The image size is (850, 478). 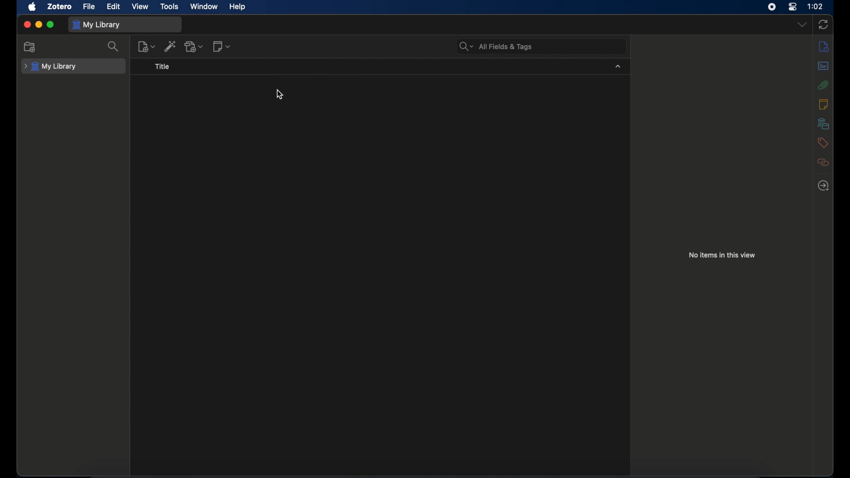 What do you see at coordinates (802, 24) in the screenshot?
I see `dropdown` at bounding box center [802, 24].